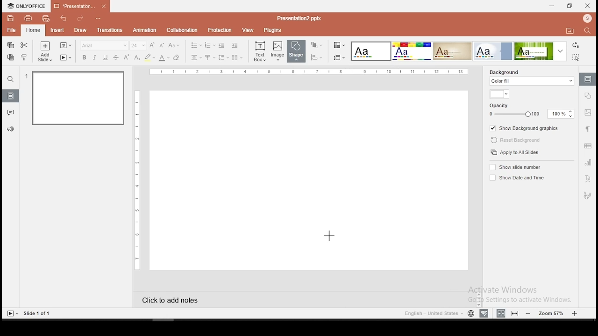  Describe the element at coordinates (247, 30) in the screenshot. I see `view` at that location.